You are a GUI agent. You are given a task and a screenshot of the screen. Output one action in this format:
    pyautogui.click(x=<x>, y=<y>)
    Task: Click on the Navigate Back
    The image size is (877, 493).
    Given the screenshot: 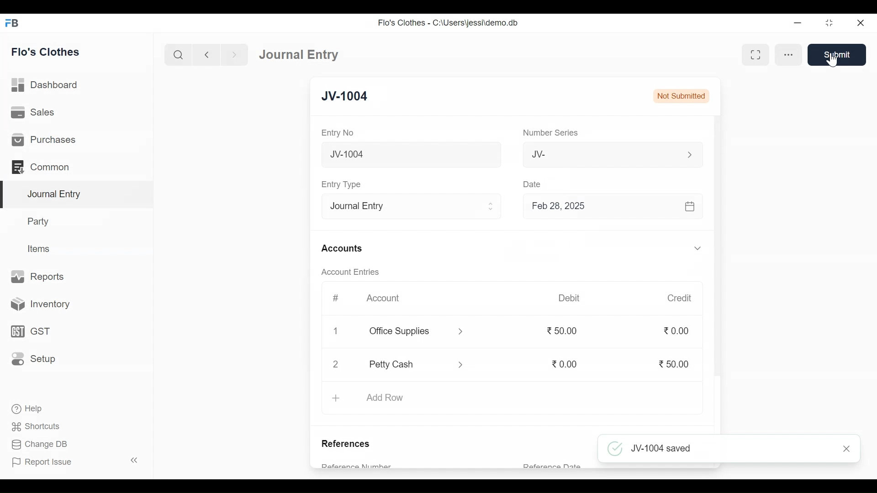 What is the action you would take?
    pyautogui.click(x=206, y=55)
    